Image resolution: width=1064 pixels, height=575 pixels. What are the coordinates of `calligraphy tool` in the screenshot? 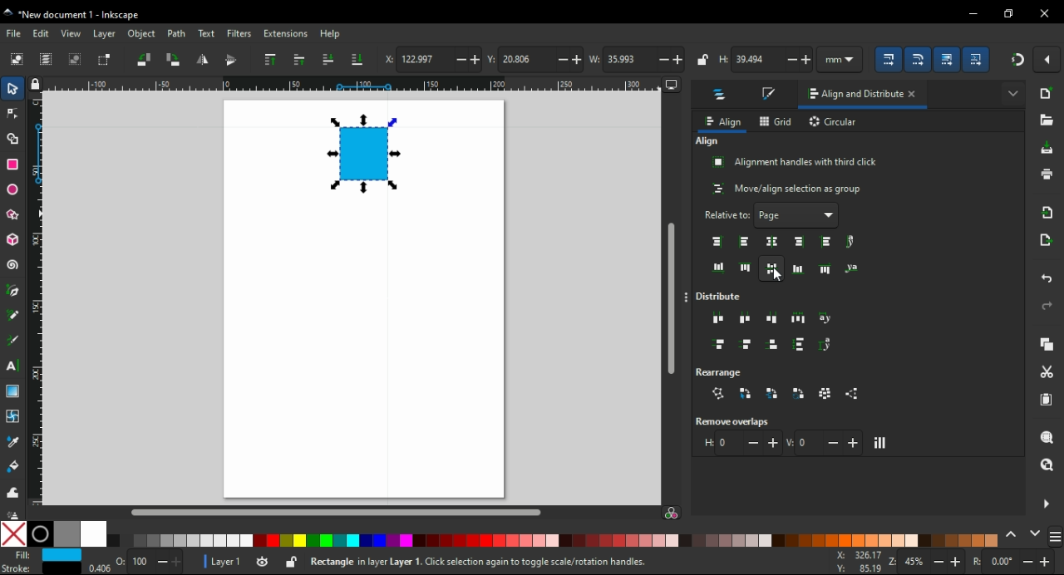 It's located at (16, 341).